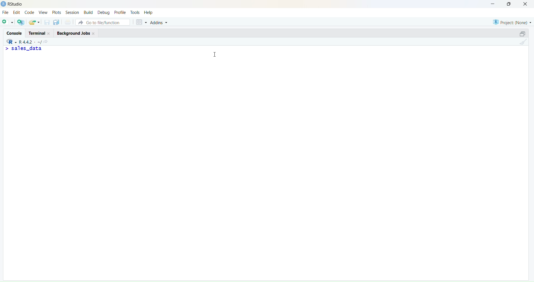 Image resolution: width=534 pixels, height=282 pixels. I want to click on add script, so click(7, 22).